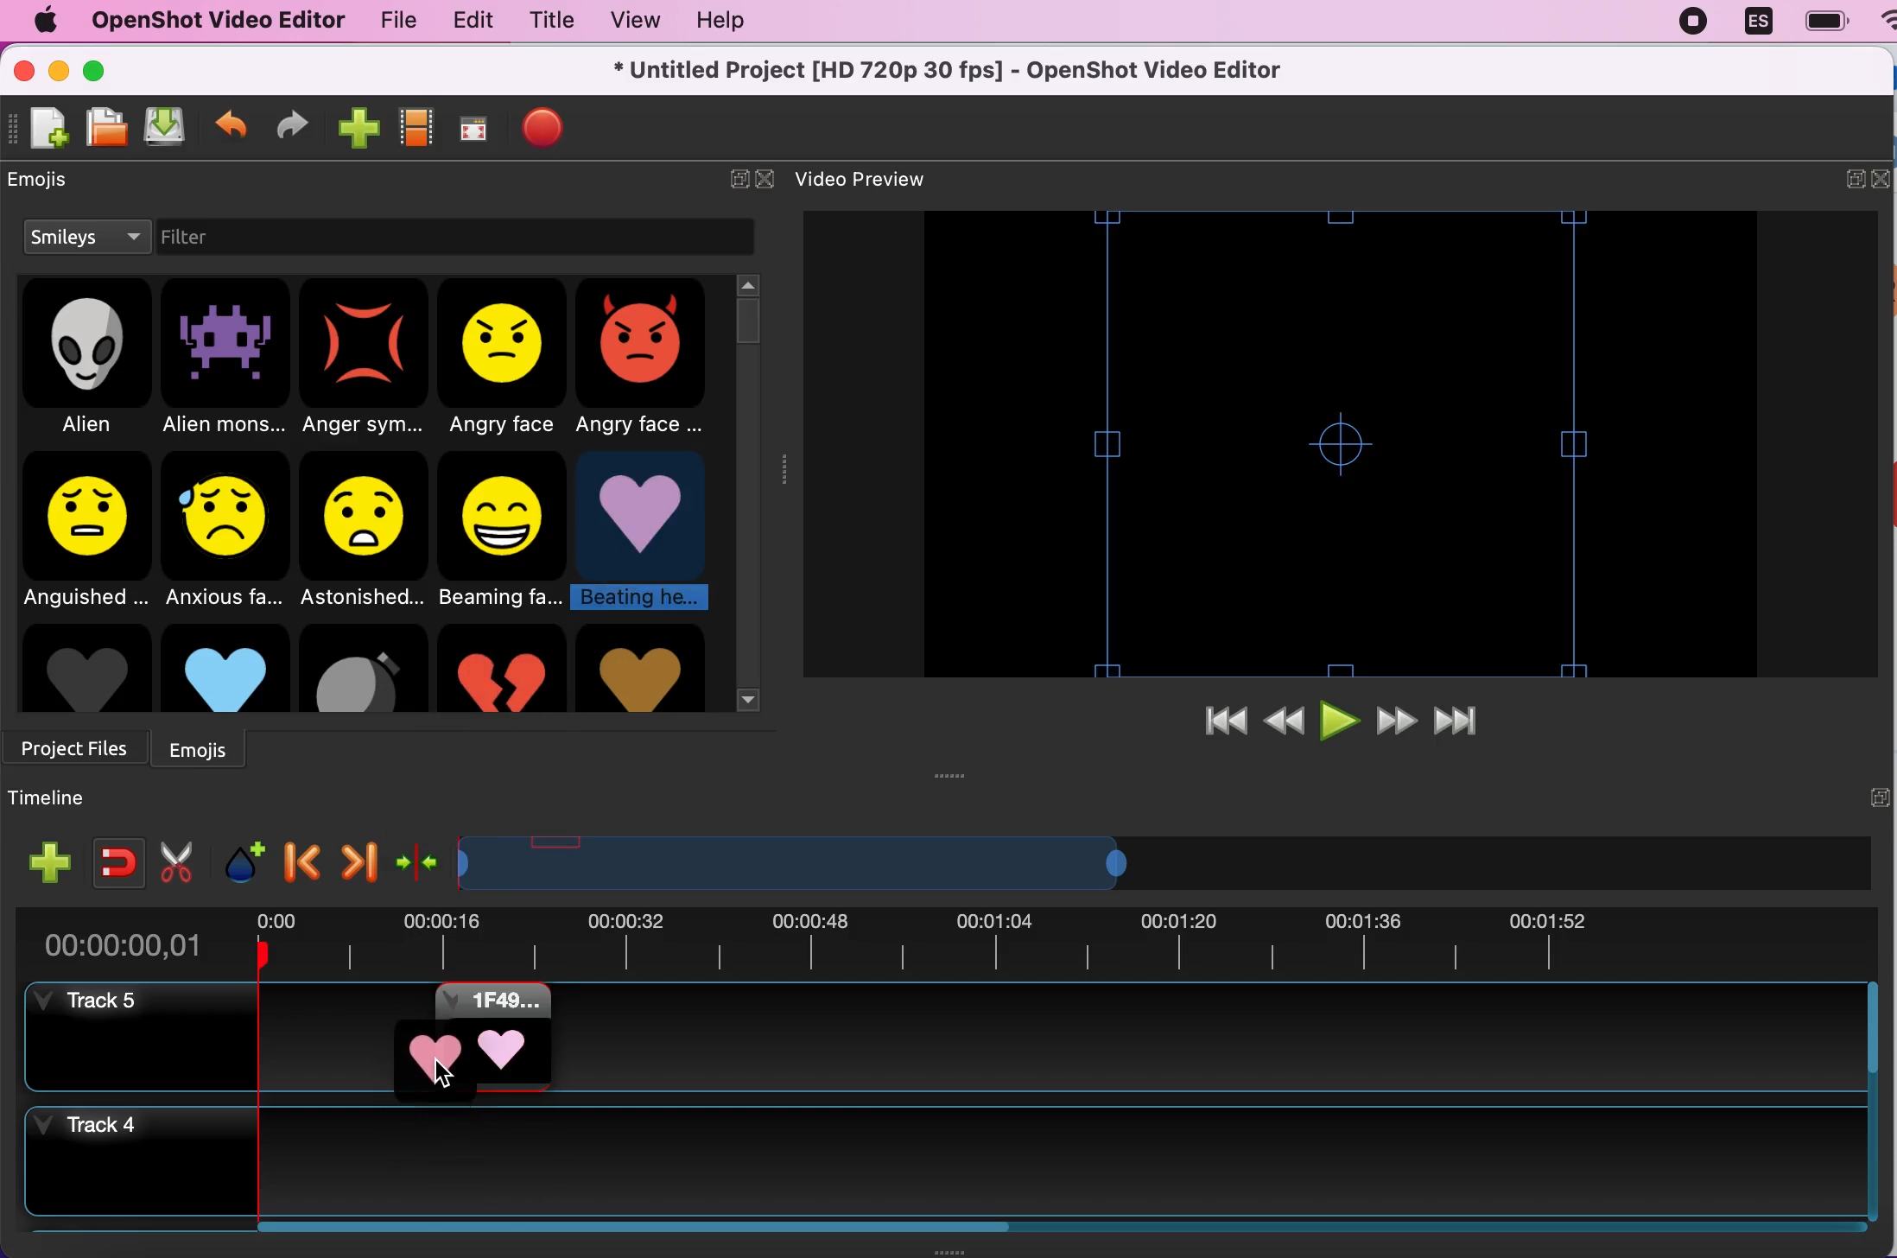 The width and height of the screenshot is (1897, 1258). What do you see at coordinates (944, 943) in the screenshot?
I see `time duration` at bounding box center [944, 943].